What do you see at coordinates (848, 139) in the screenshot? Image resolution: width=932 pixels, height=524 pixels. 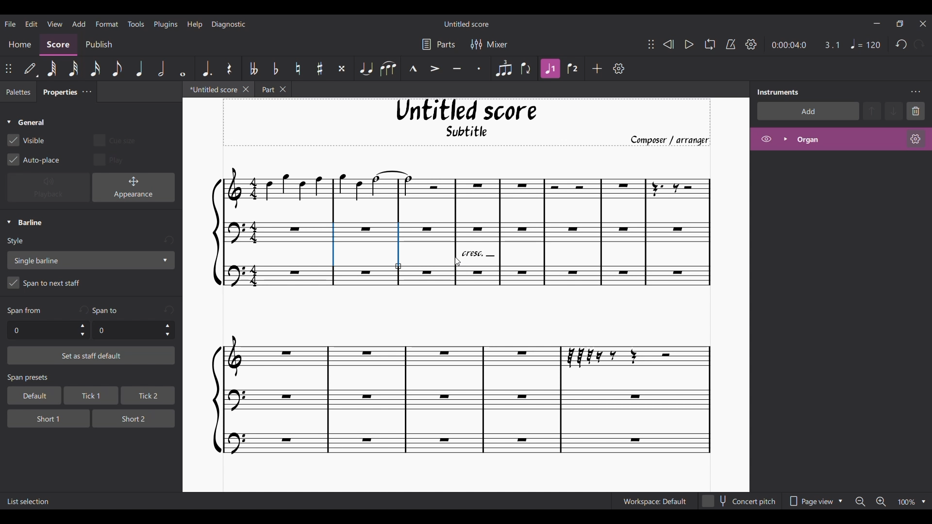 I see `Organ` at bounding box center [848, 139].